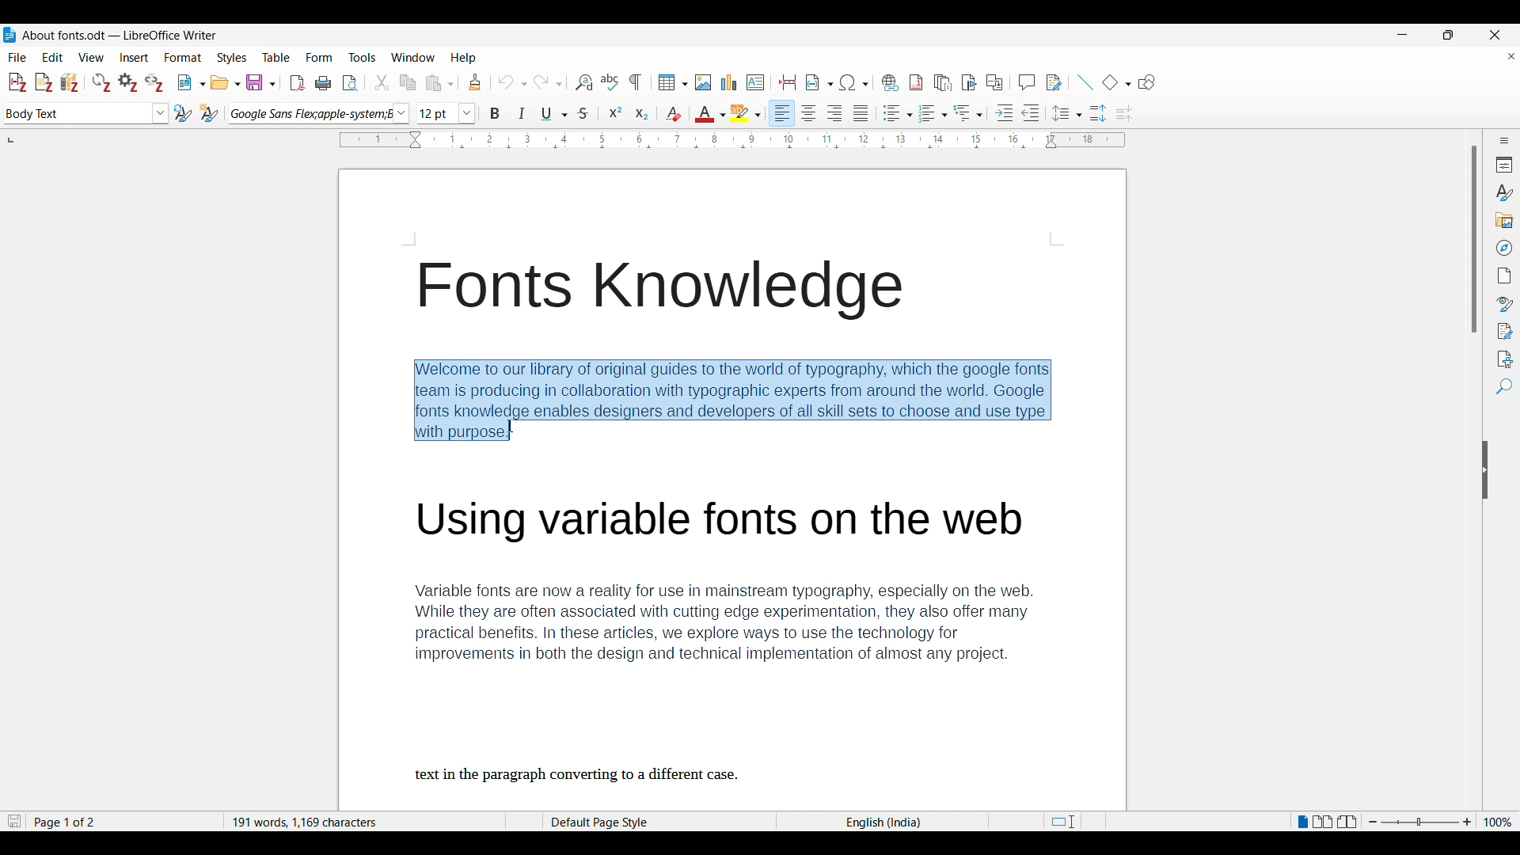  I want to click on Insert comment, so click(1028, 82).